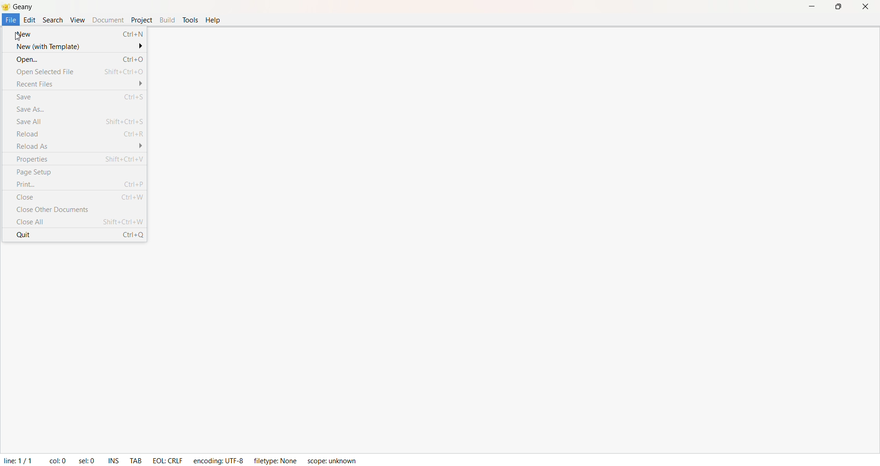 This screenshot has height=466, width=880. I want to click on View, so click(77, 20).